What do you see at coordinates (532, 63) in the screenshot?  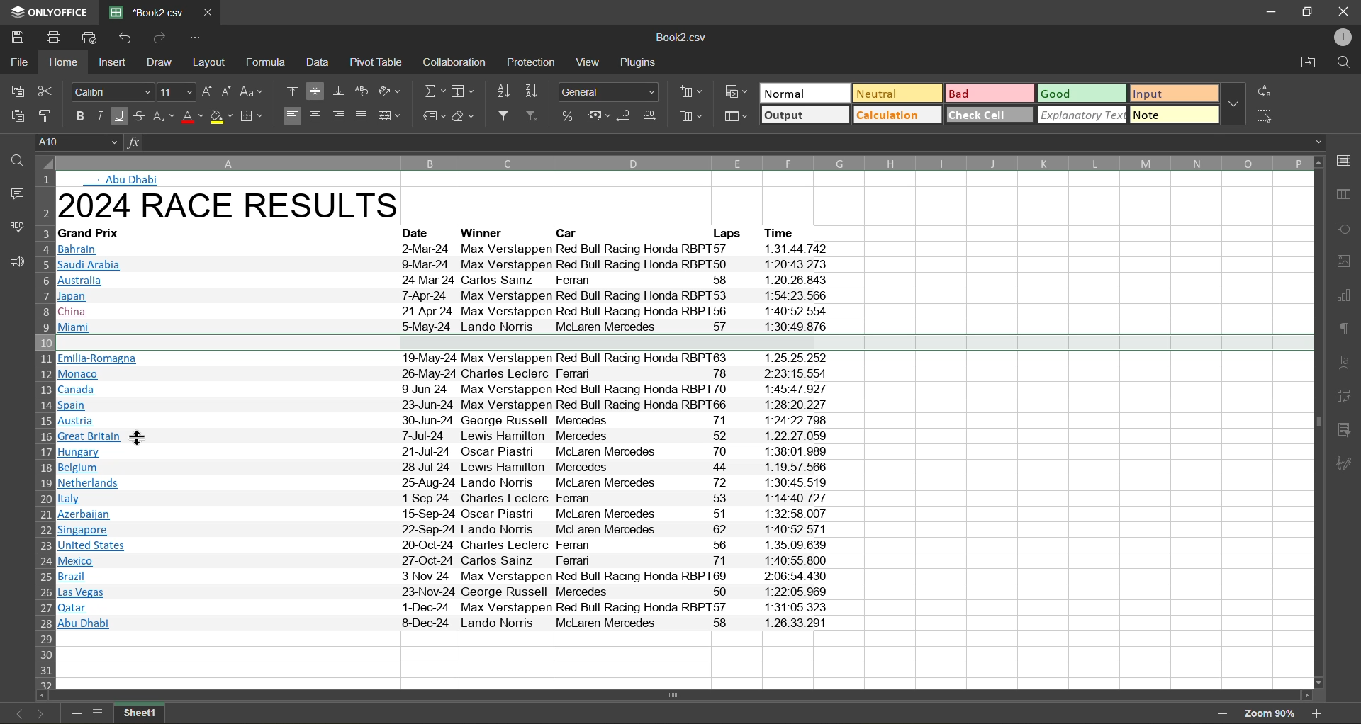 I see `protection` at bounding box center [532, 63].